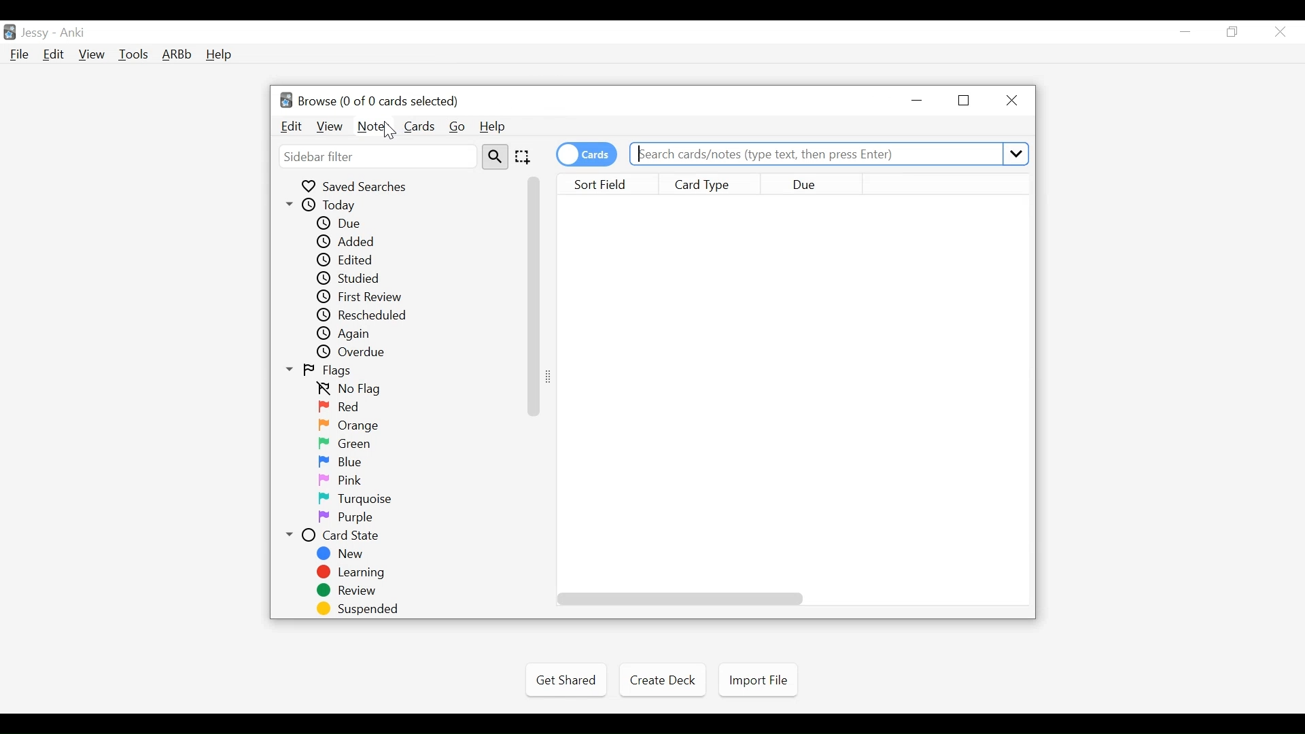 The image size is (1305, 734). Describe the element at coordinates (336, 535) in the screenshot. I see `Card State` at that location.